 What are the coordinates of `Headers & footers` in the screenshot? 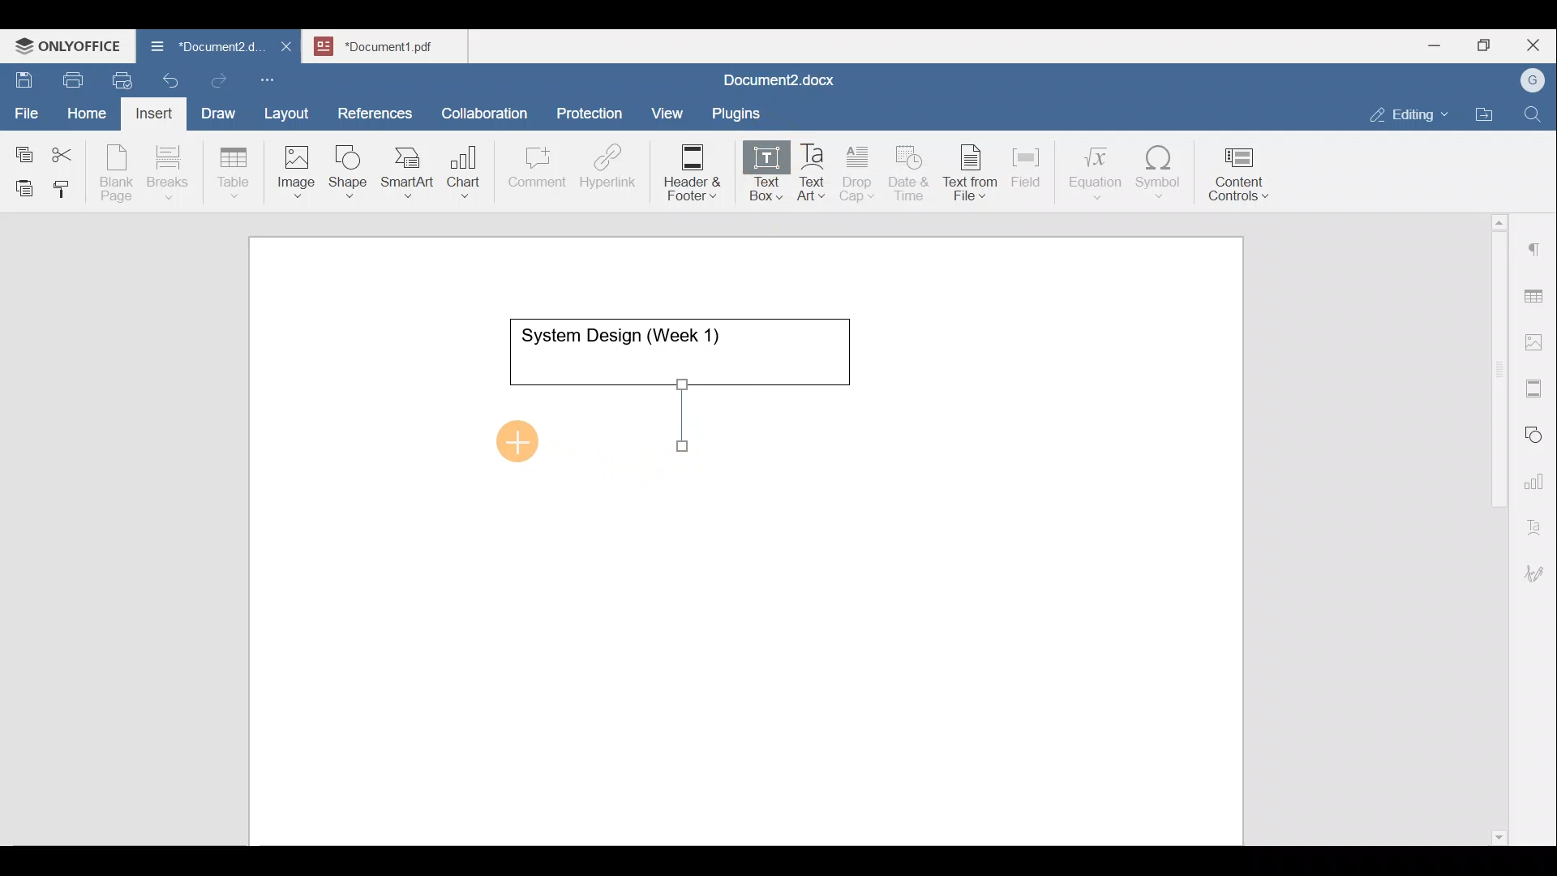 It's located at (1537, 384).